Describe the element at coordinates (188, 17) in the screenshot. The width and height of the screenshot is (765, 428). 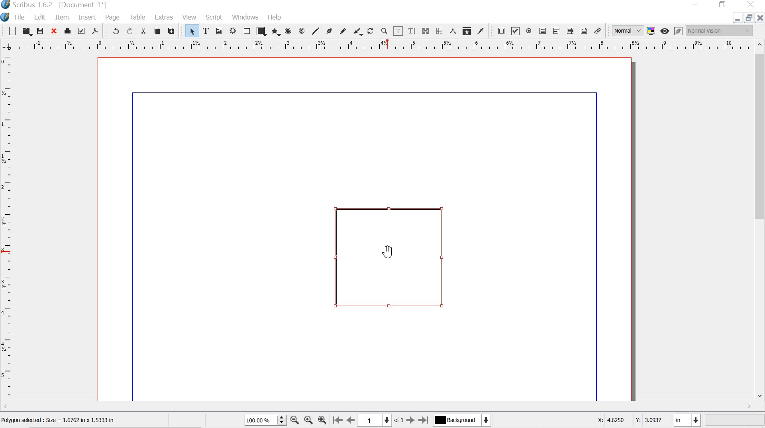
I see `VIEW` at that location.